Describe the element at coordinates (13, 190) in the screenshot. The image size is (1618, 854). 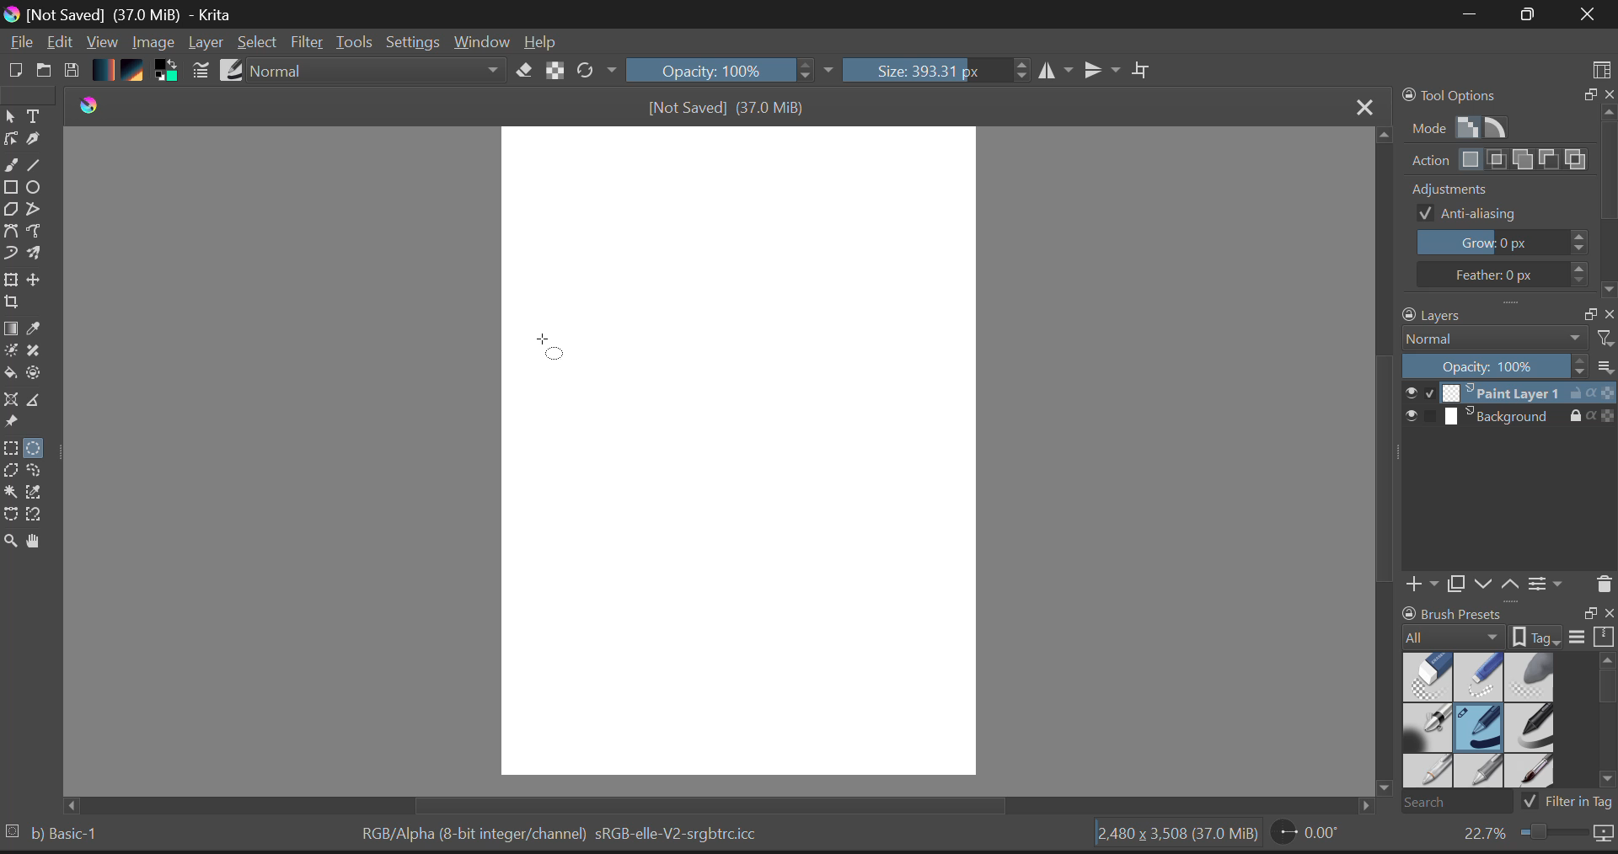
I see `Rectangle` at that location.